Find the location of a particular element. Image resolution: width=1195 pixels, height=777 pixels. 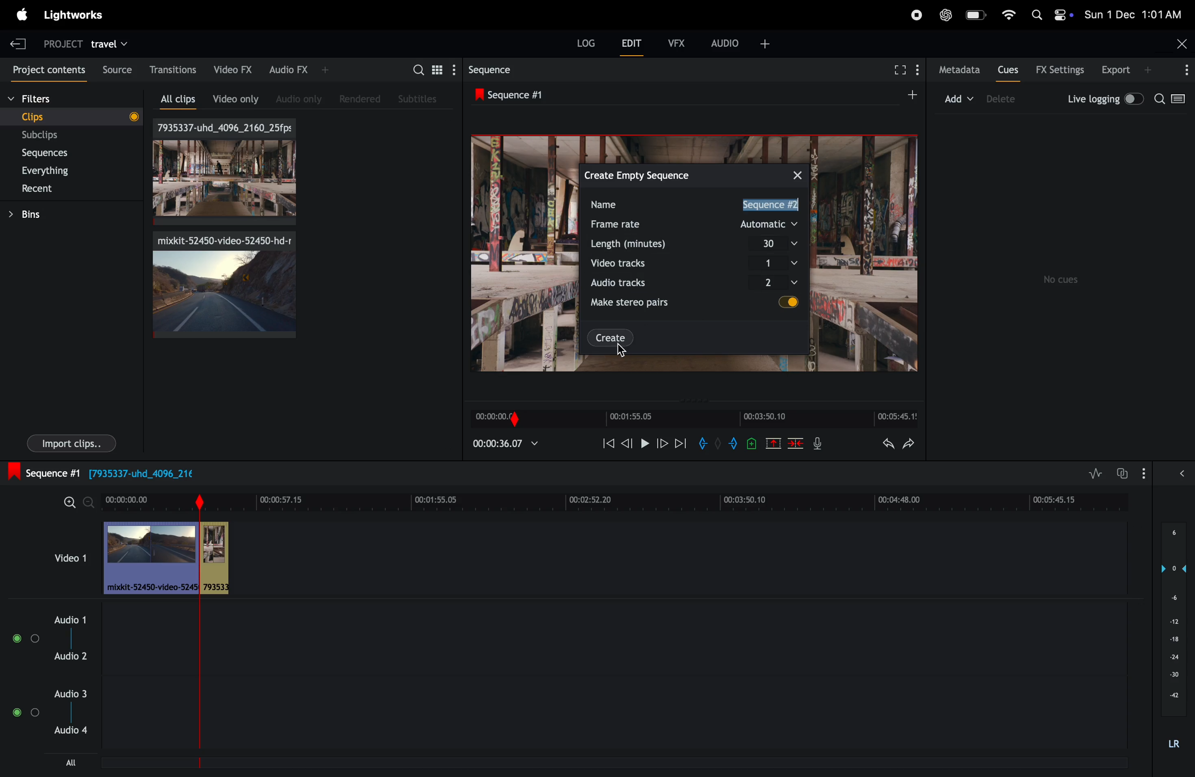

Horizontal scroll bar is located at coordinates (270, 765).